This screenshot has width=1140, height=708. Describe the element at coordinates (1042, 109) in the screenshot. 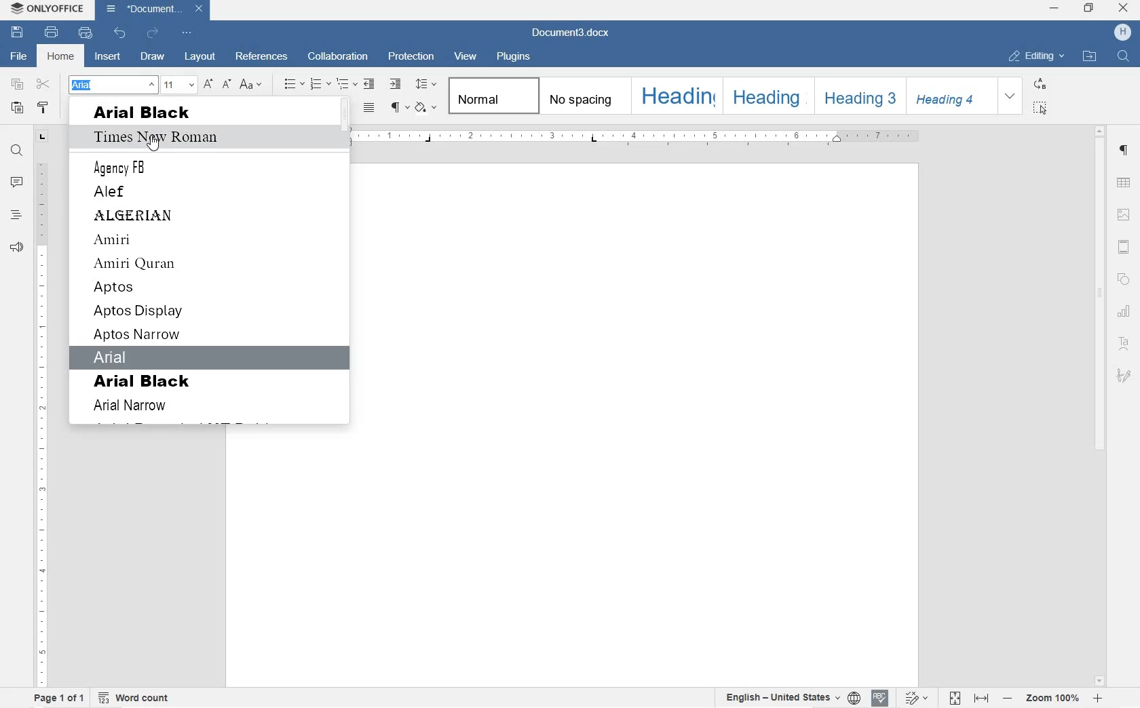

I see `SELECT ALL` at that location.